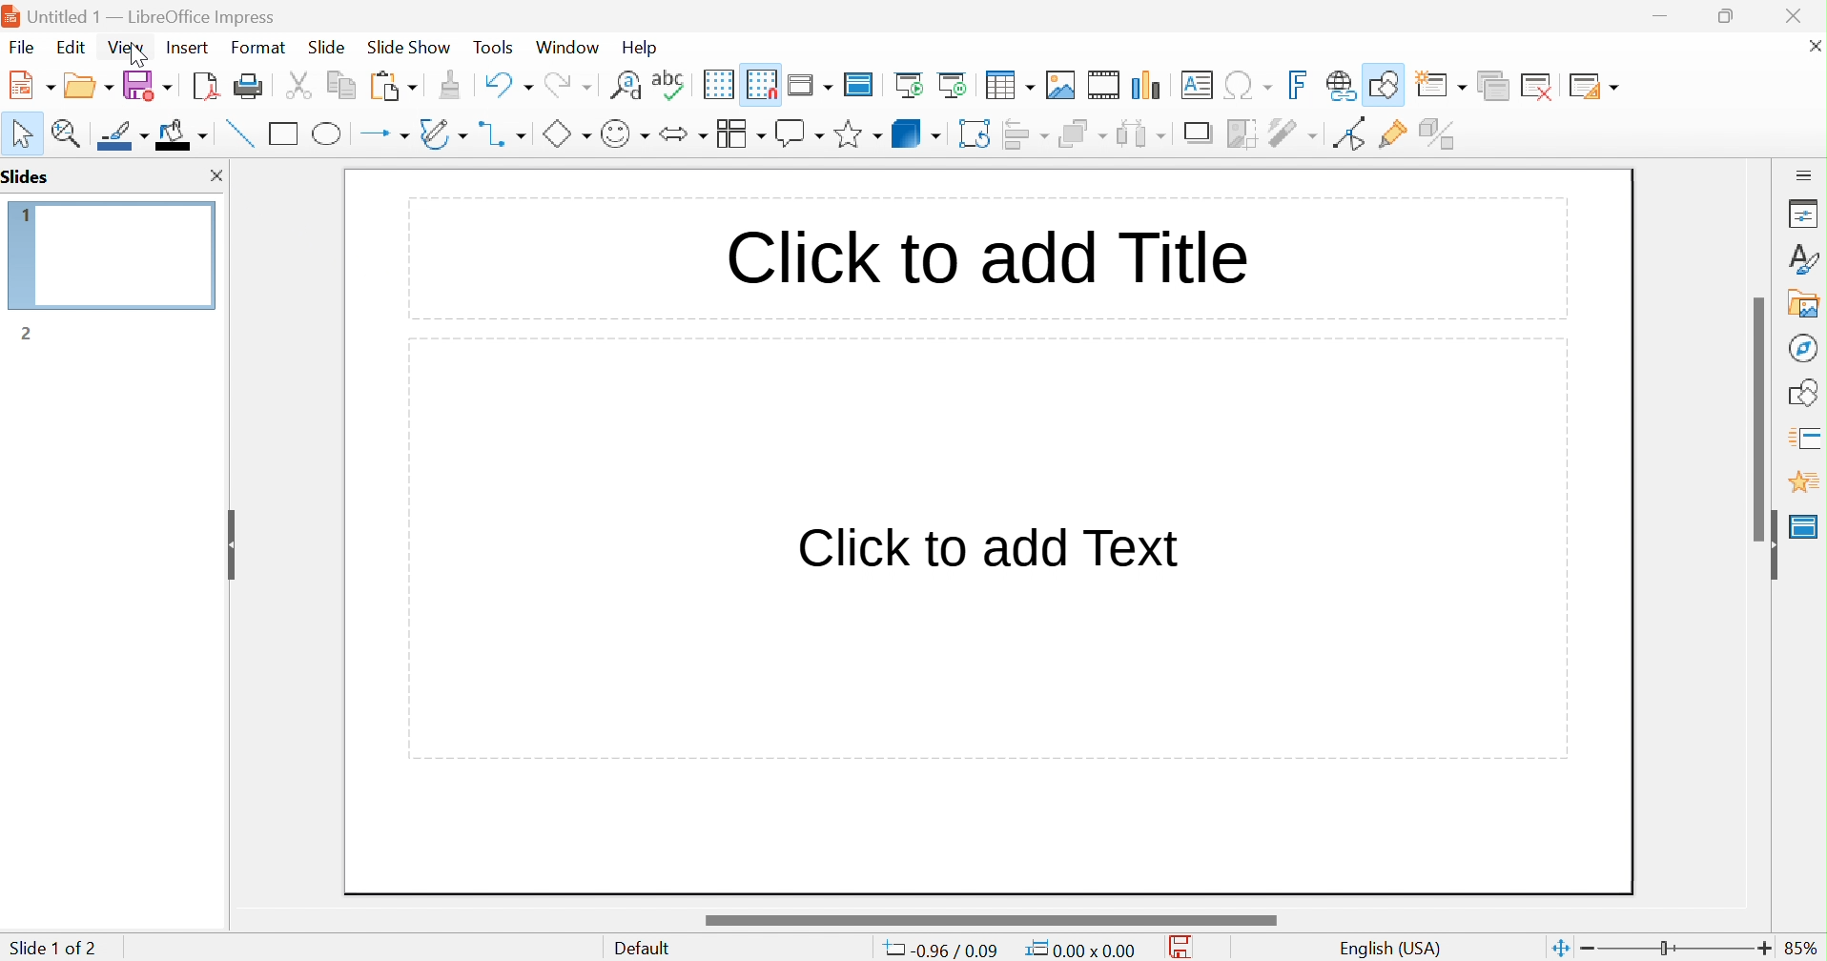 The height and width of the screenshot is (961, 1827). Describe the element at coordinates (248, 85) in the screenshot. I see `print` at that location.